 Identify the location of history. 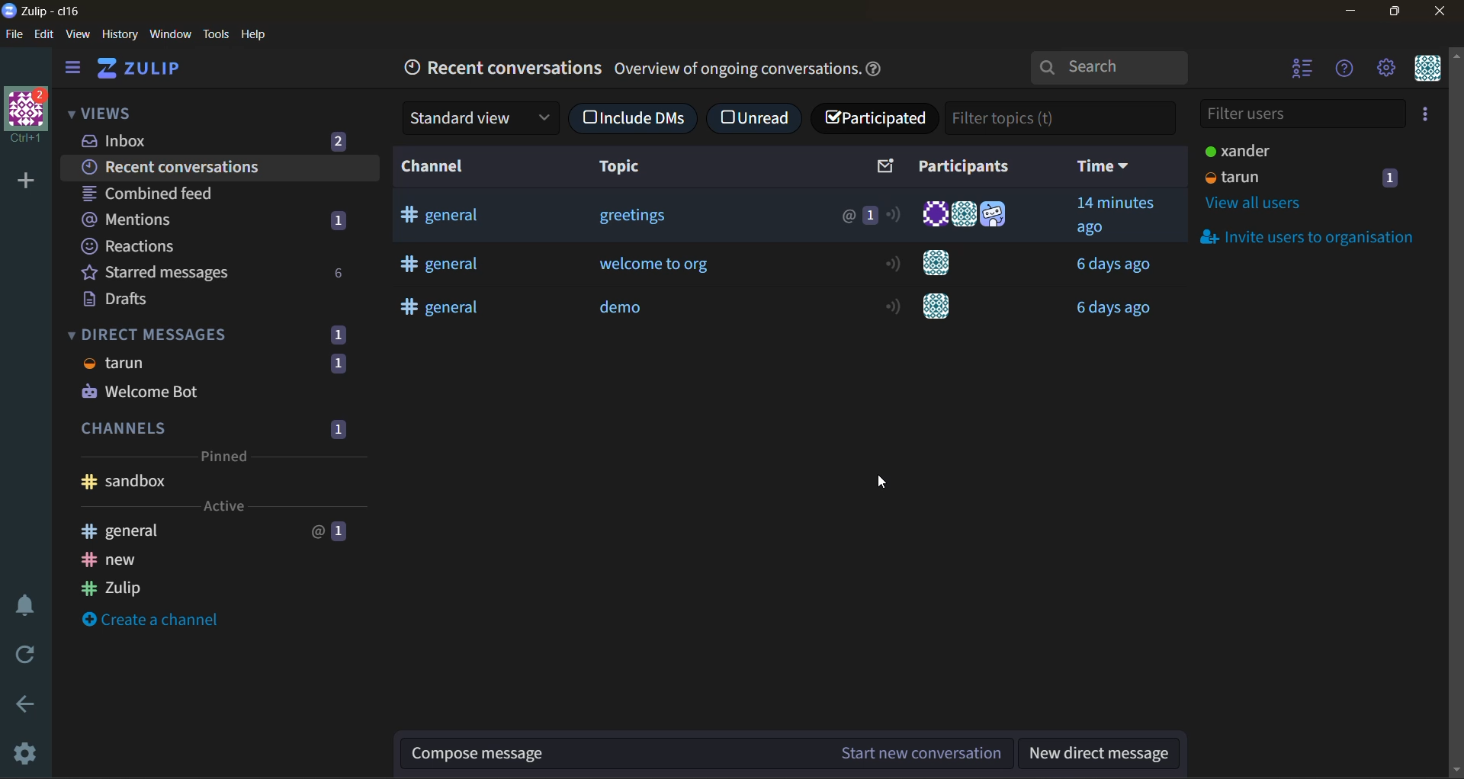
(120, 34).